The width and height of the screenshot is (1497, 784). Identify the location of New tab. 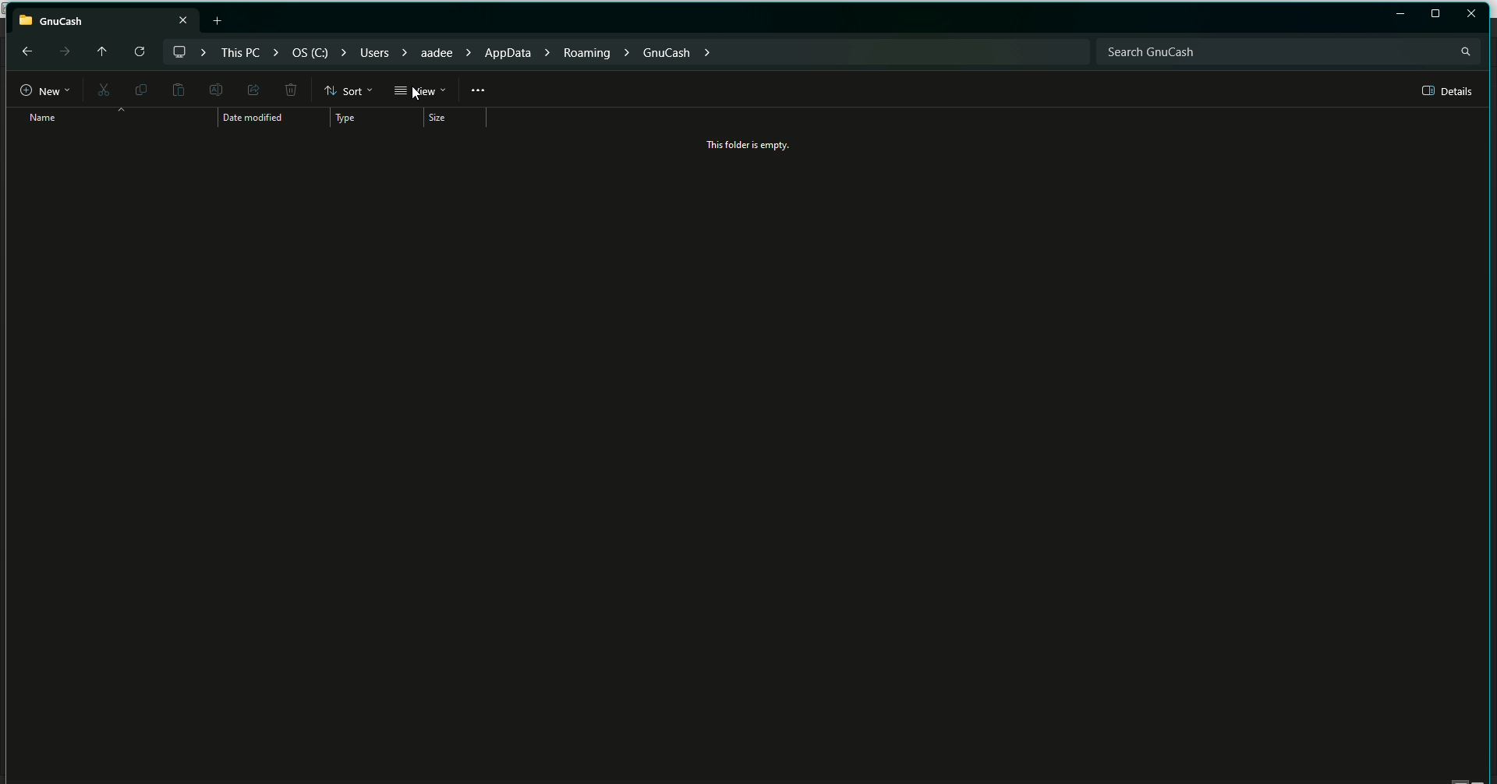
(220, 20).